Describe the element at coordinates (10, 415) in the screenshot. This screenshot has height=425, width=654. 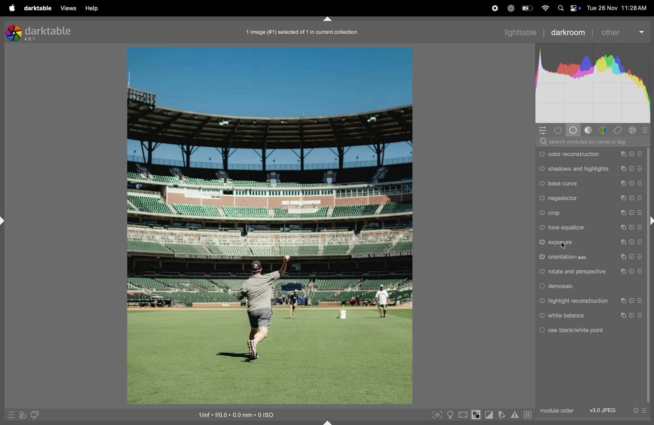
I see `quick acess to presets` at that location.